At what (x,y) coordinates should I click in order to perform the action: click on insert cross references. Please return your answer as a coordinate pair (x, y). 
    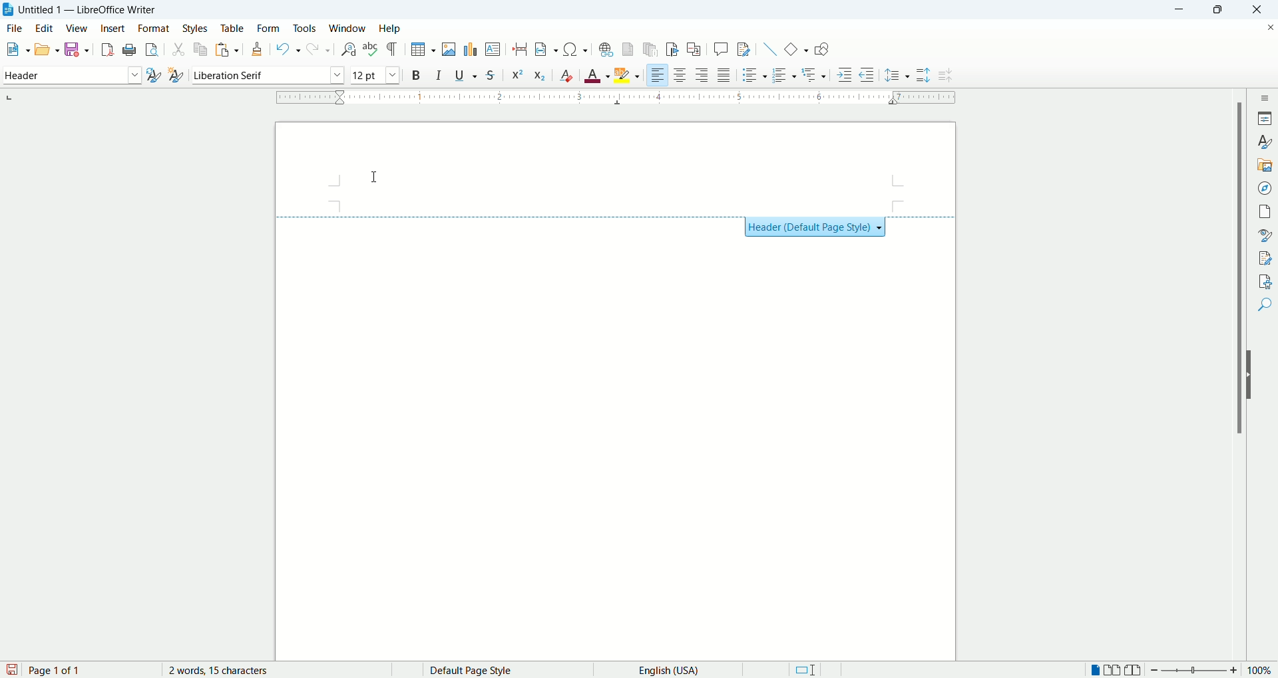
    Looking at the image, I should click on (695, 47).